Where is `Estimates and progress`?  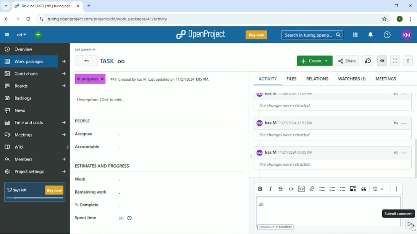 Estimates and progress is located at coordinates (102, 165).